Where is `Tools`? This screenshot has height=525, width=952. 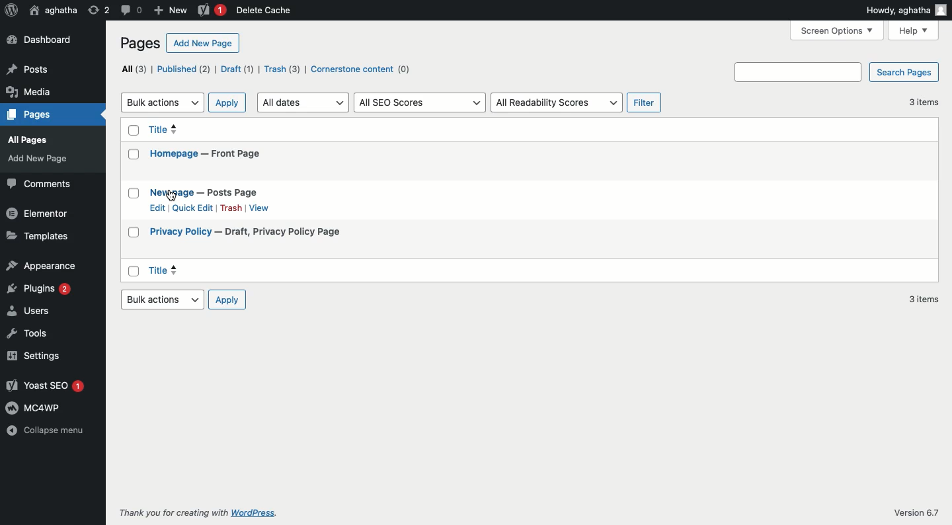
Tools is located at coordinates (46, 333).